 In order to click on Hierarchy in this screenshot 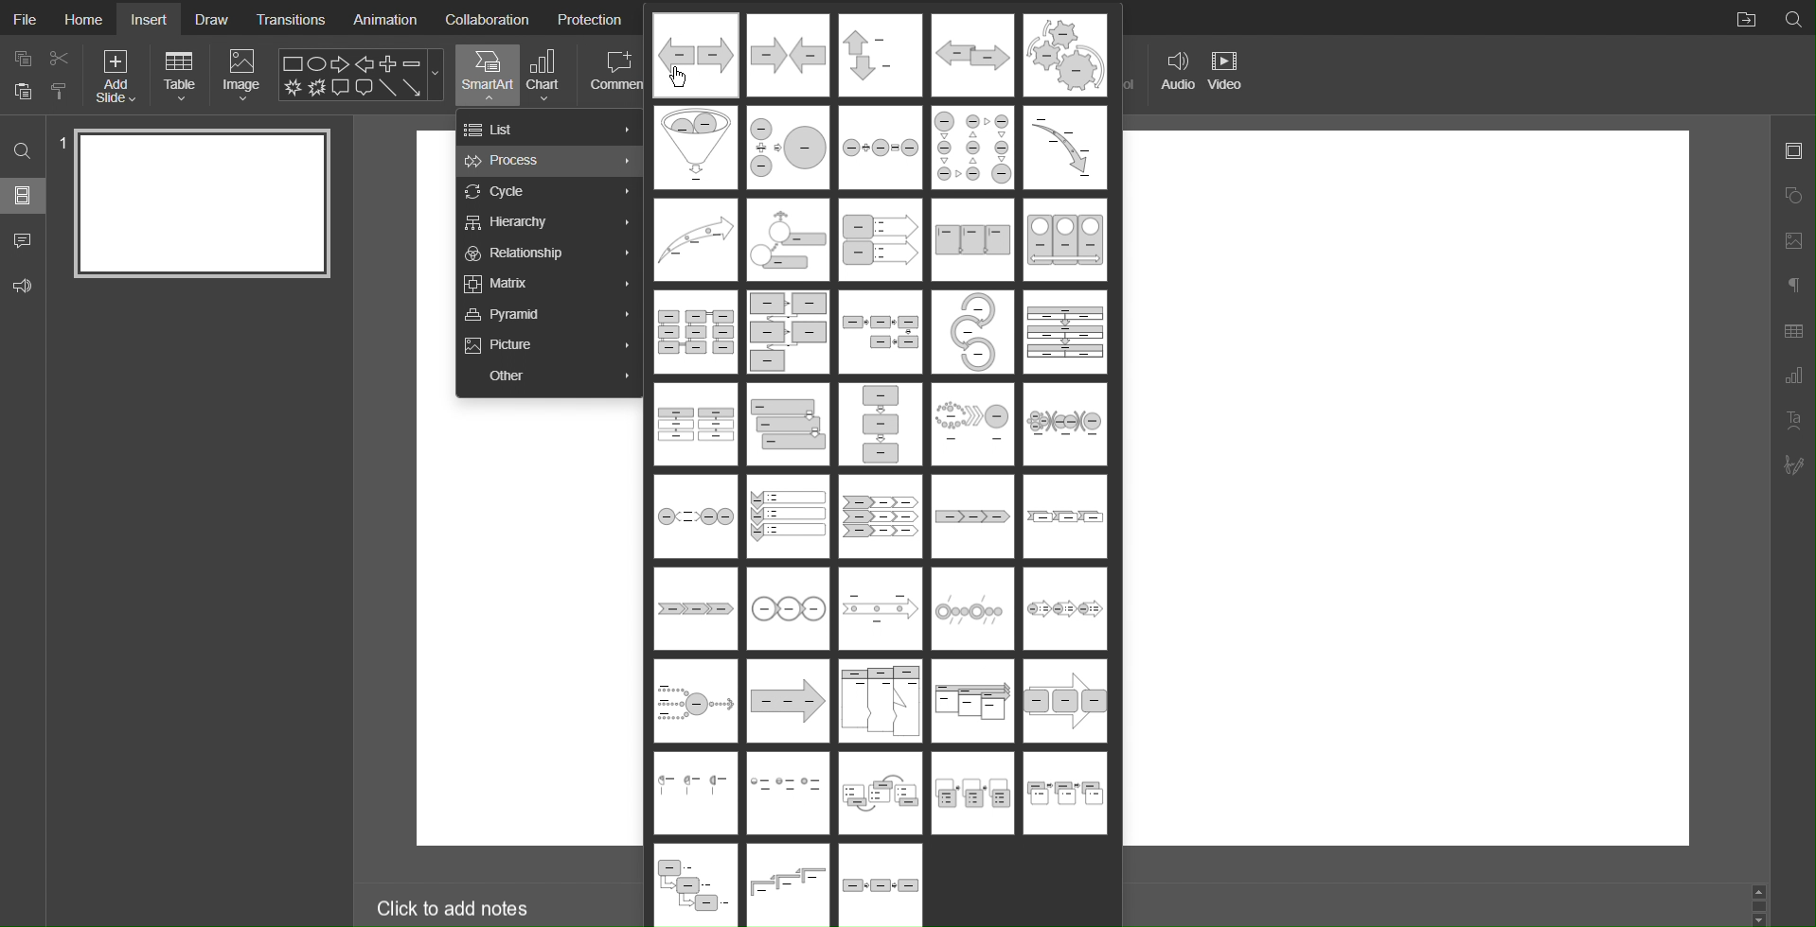, I will do `click(548, 222)`.